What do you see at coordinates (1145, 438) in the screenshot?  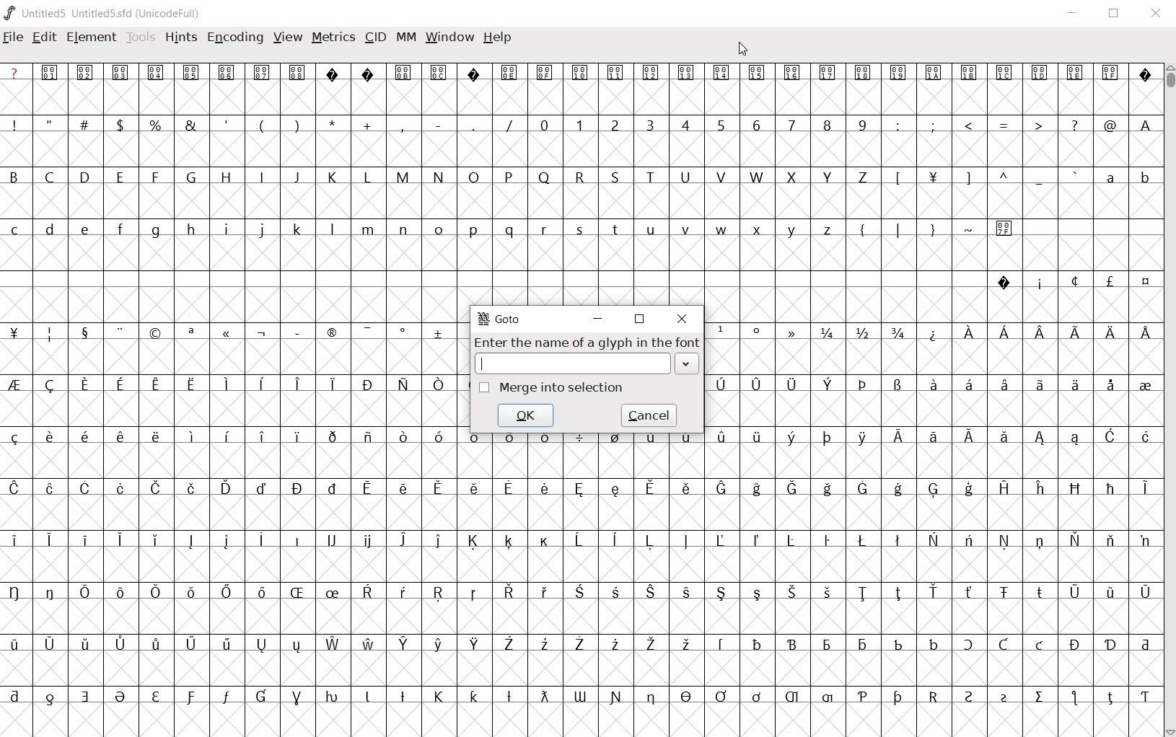 I see `Symbol` at bounding box center [1145, 438].